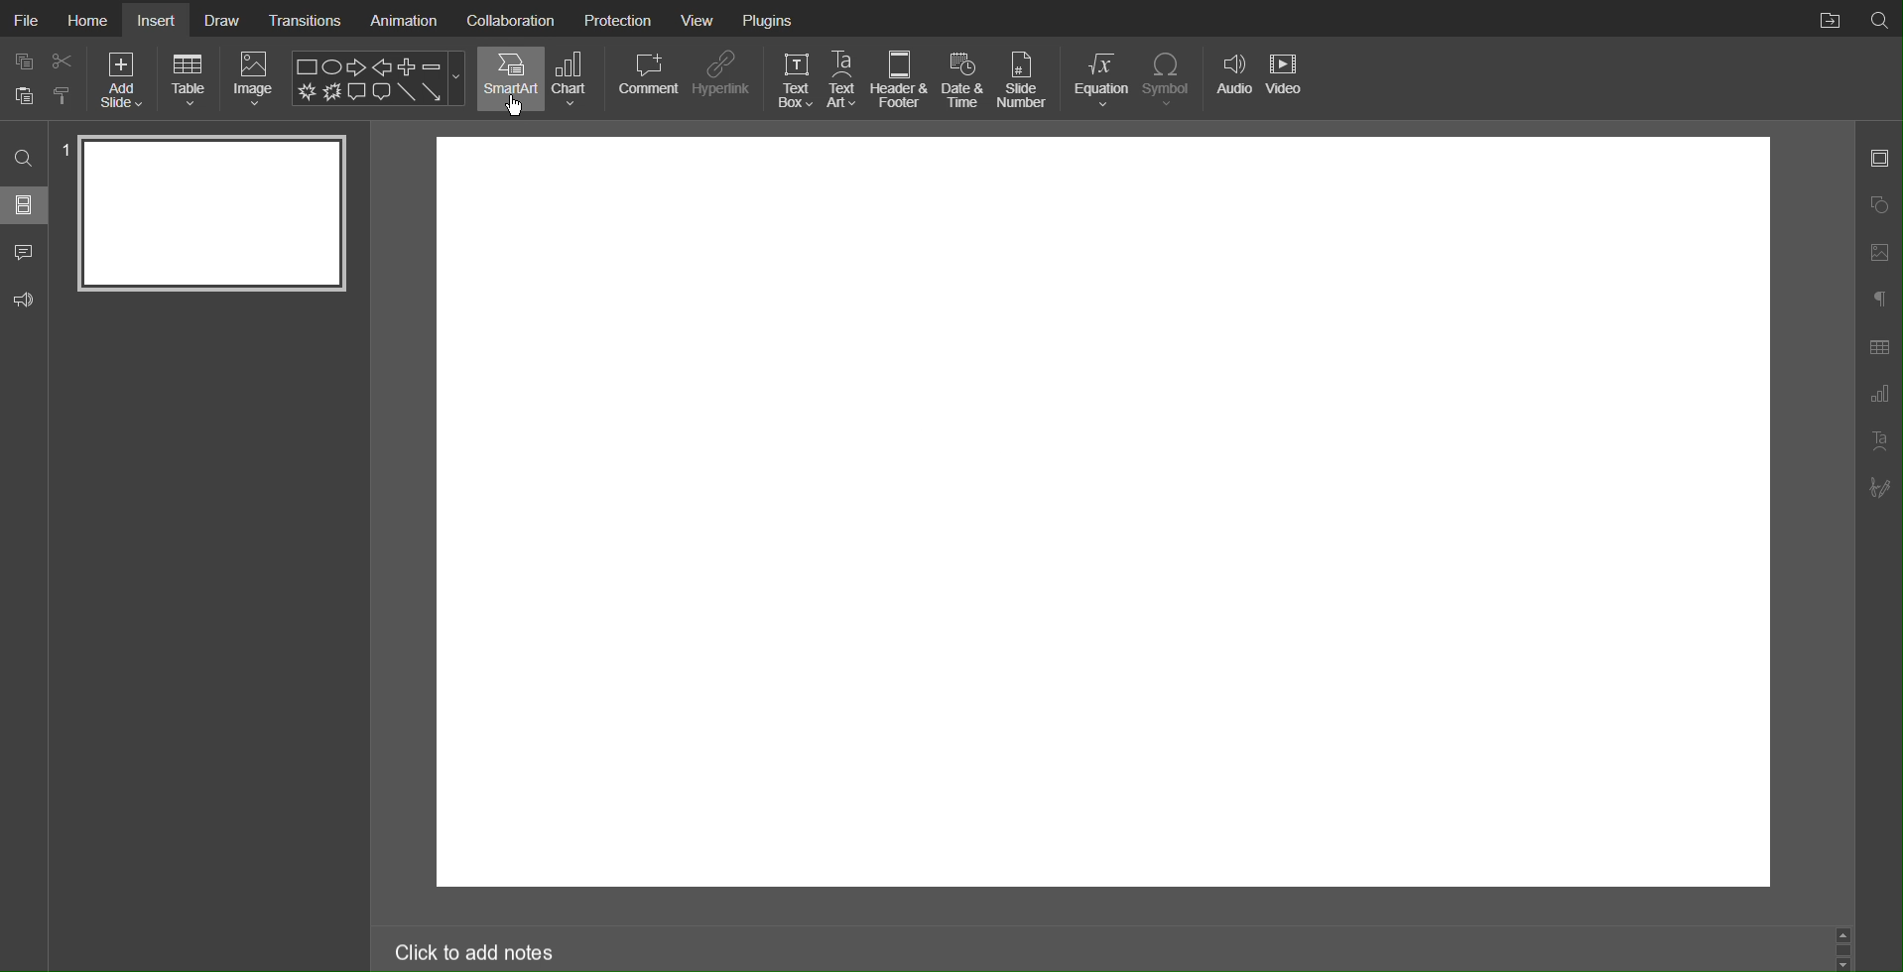  I want to click on Comment , so click(647, 80).